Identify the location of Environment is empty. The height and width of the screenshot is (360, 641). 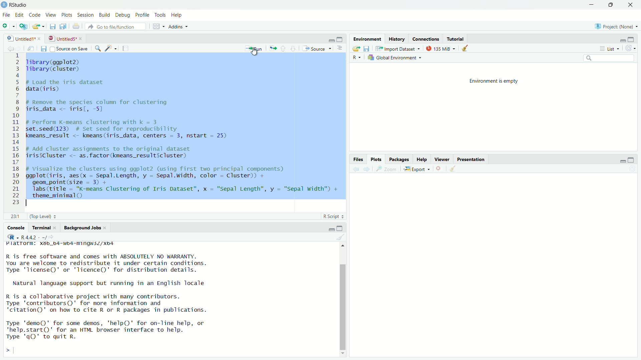
(492, 81).